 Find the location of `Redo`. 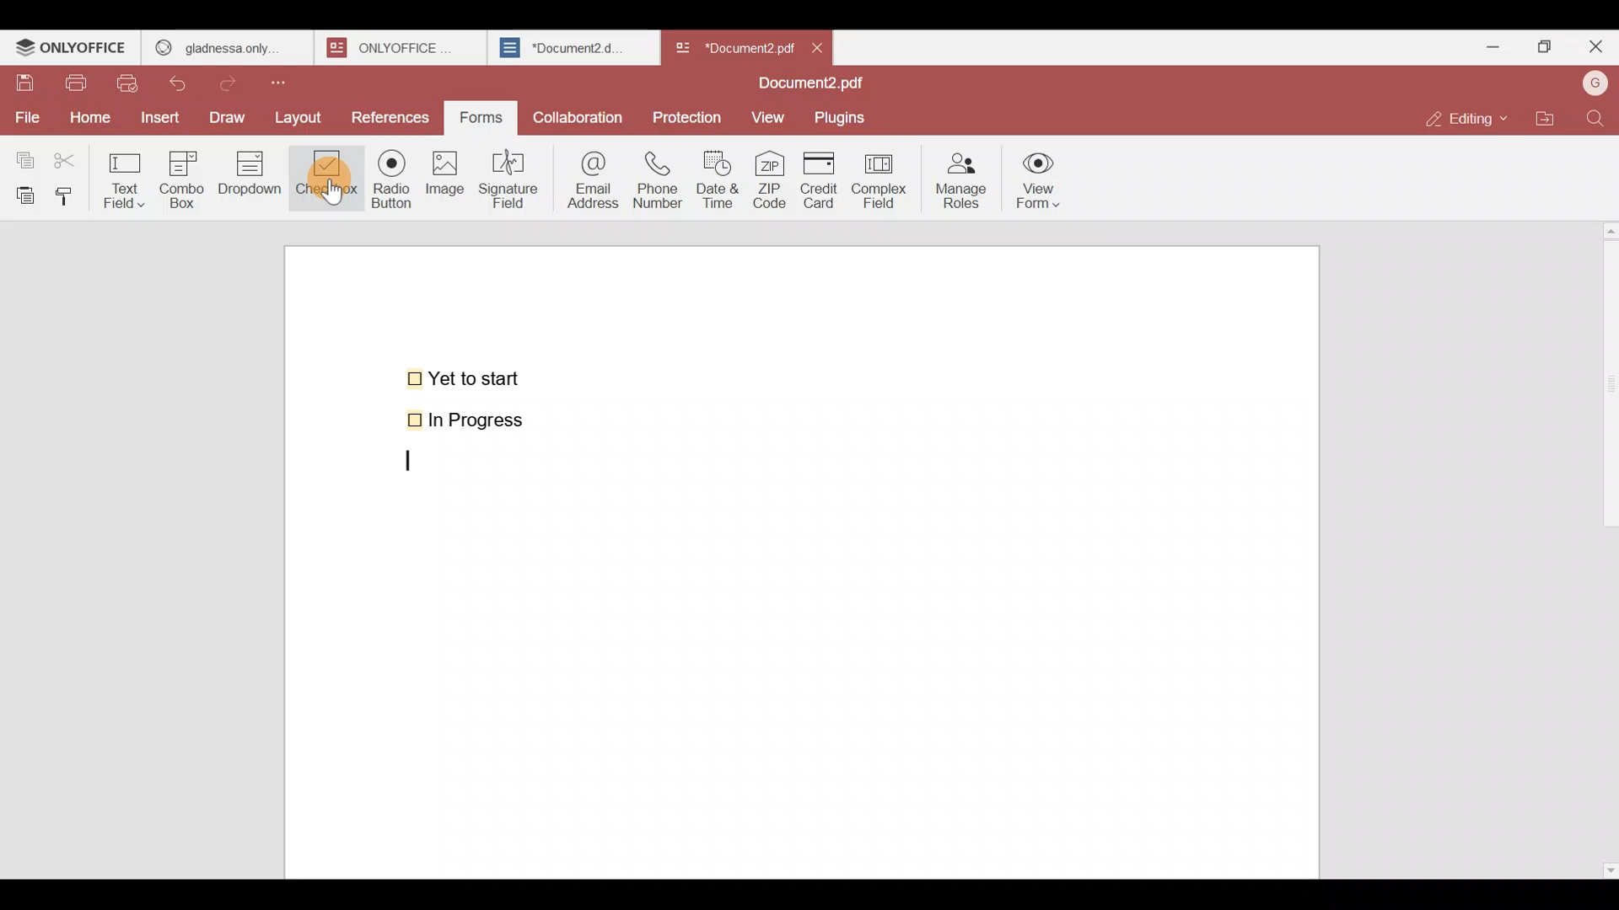

Redo is located at coordinates (236, 79).